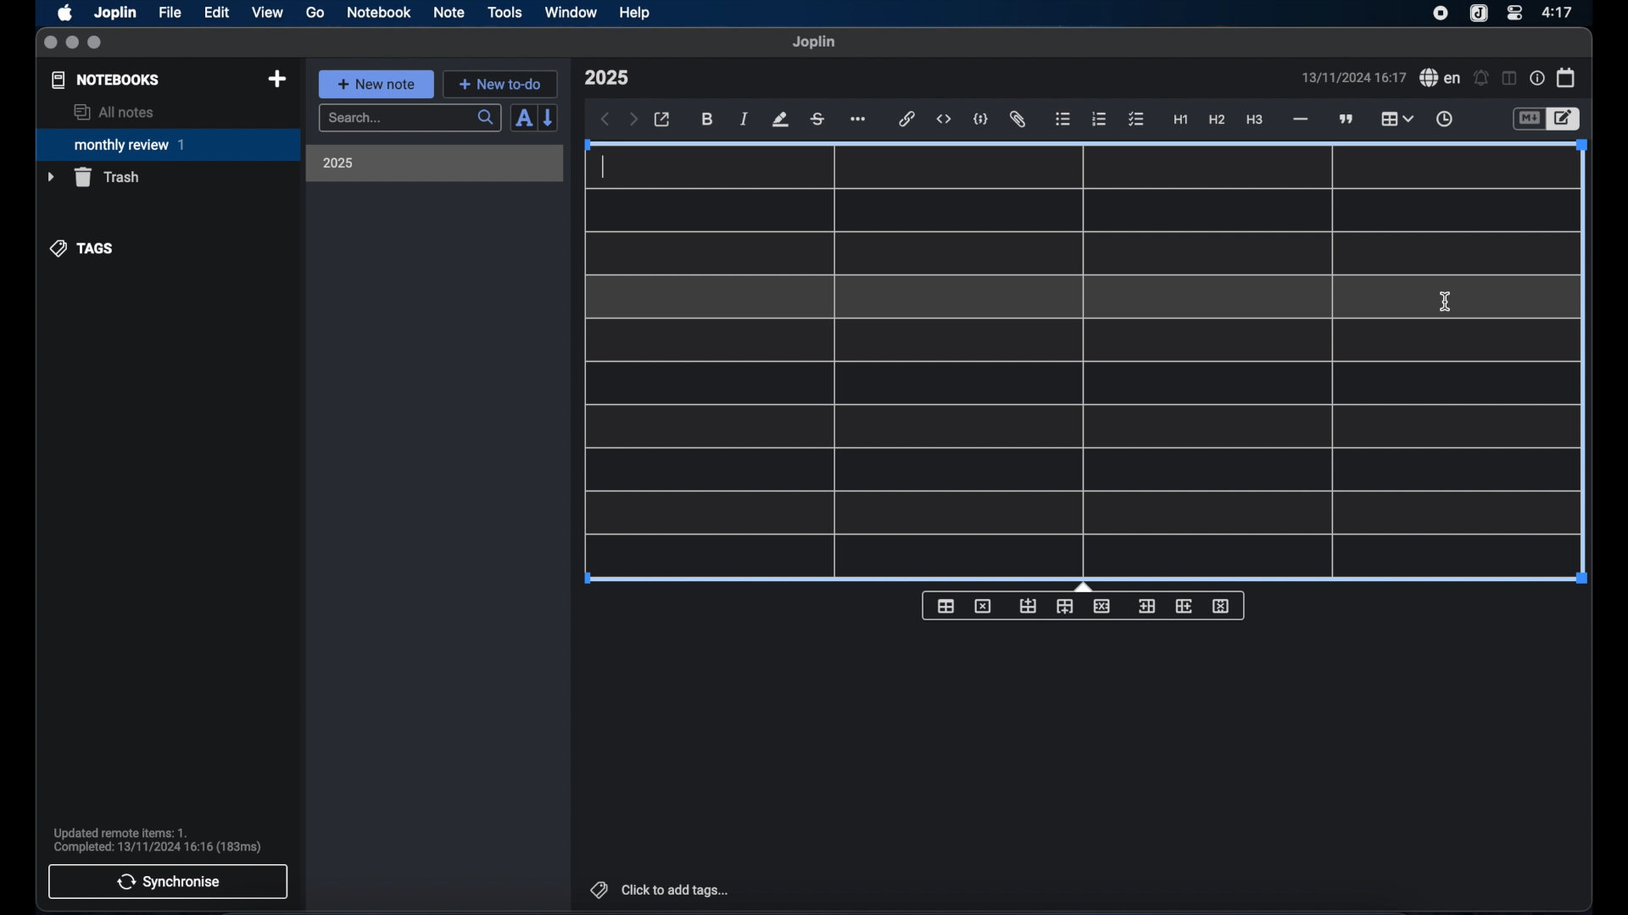 The width and height of the screenshot is (1628, 915). I want to click on check  list, so click(1136, 120).